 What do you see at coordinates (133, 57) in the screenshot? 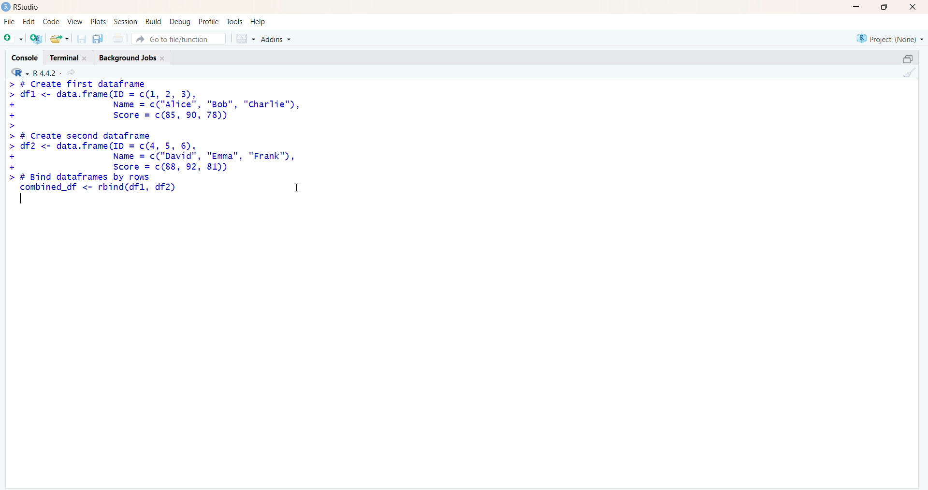
I see `Background Jobs` at bounding box center [133, 57].